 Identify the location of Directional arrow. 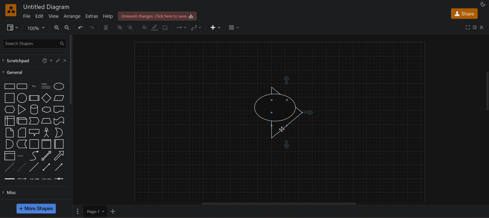
(58, 155).